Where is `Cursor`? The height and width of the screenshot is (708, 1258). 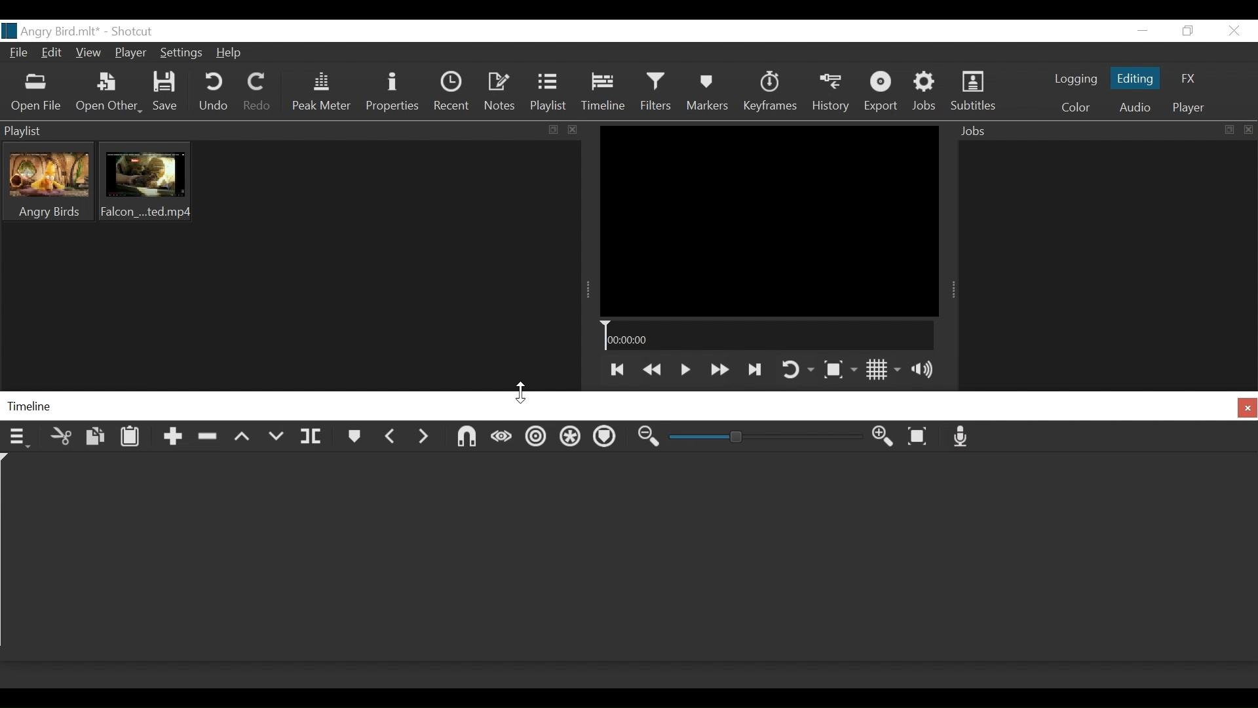
Cursor is located at coordinates (524, 390).